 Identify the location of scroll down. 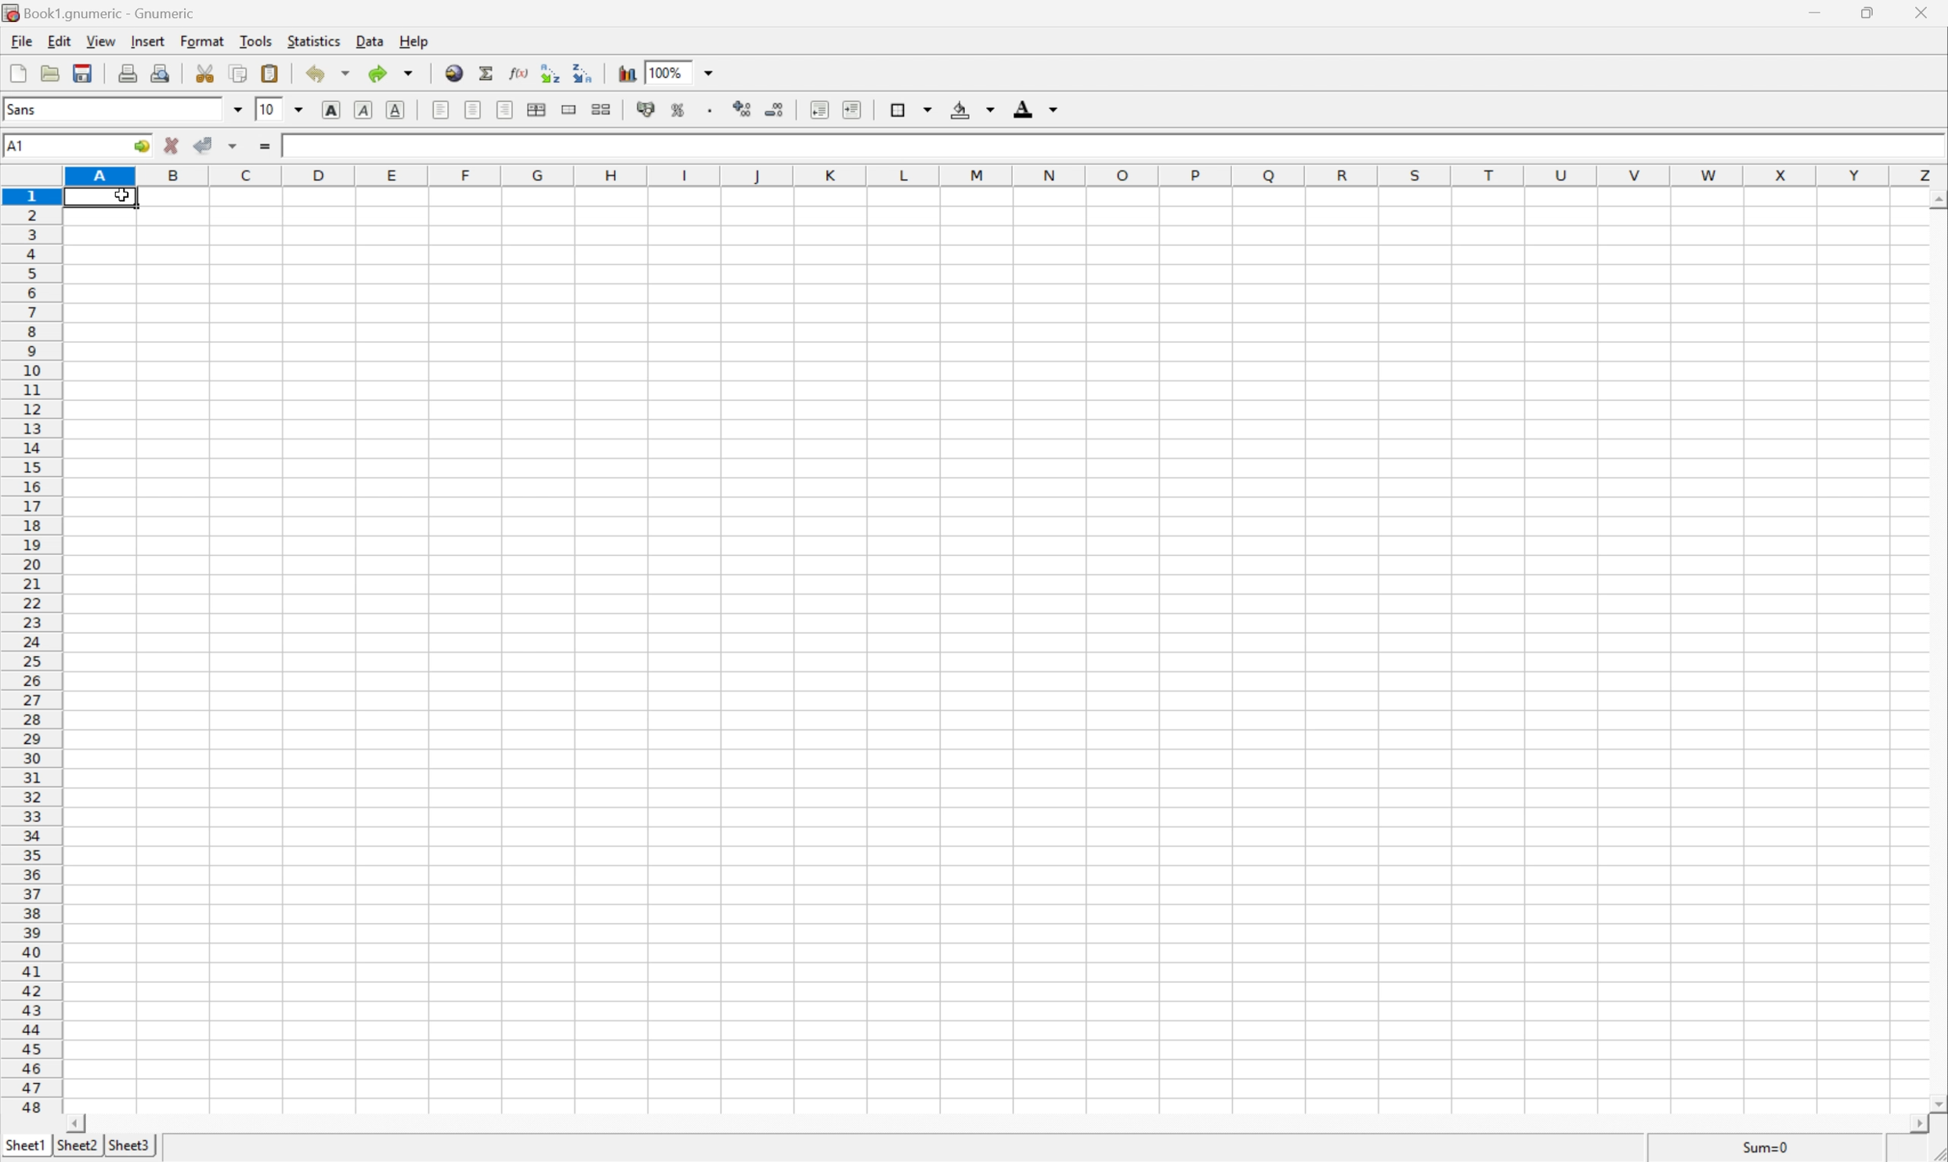
(1935, 1106).